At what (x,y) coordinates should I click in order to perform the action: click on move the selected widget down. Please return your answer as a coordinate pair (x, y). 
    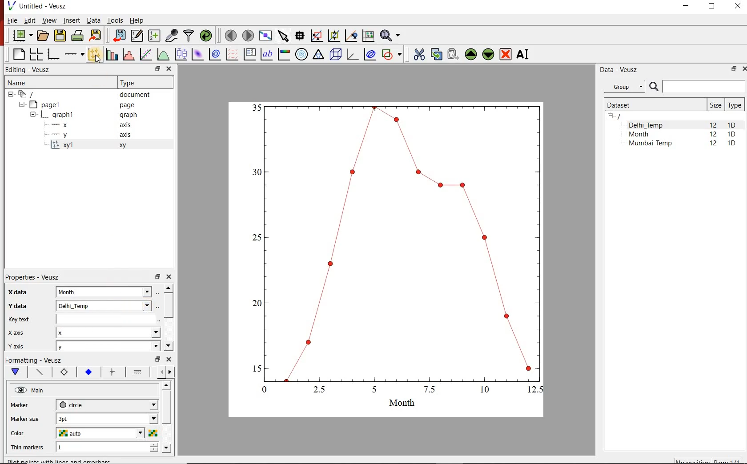
    Looking at the image, I should click on (488, 55).